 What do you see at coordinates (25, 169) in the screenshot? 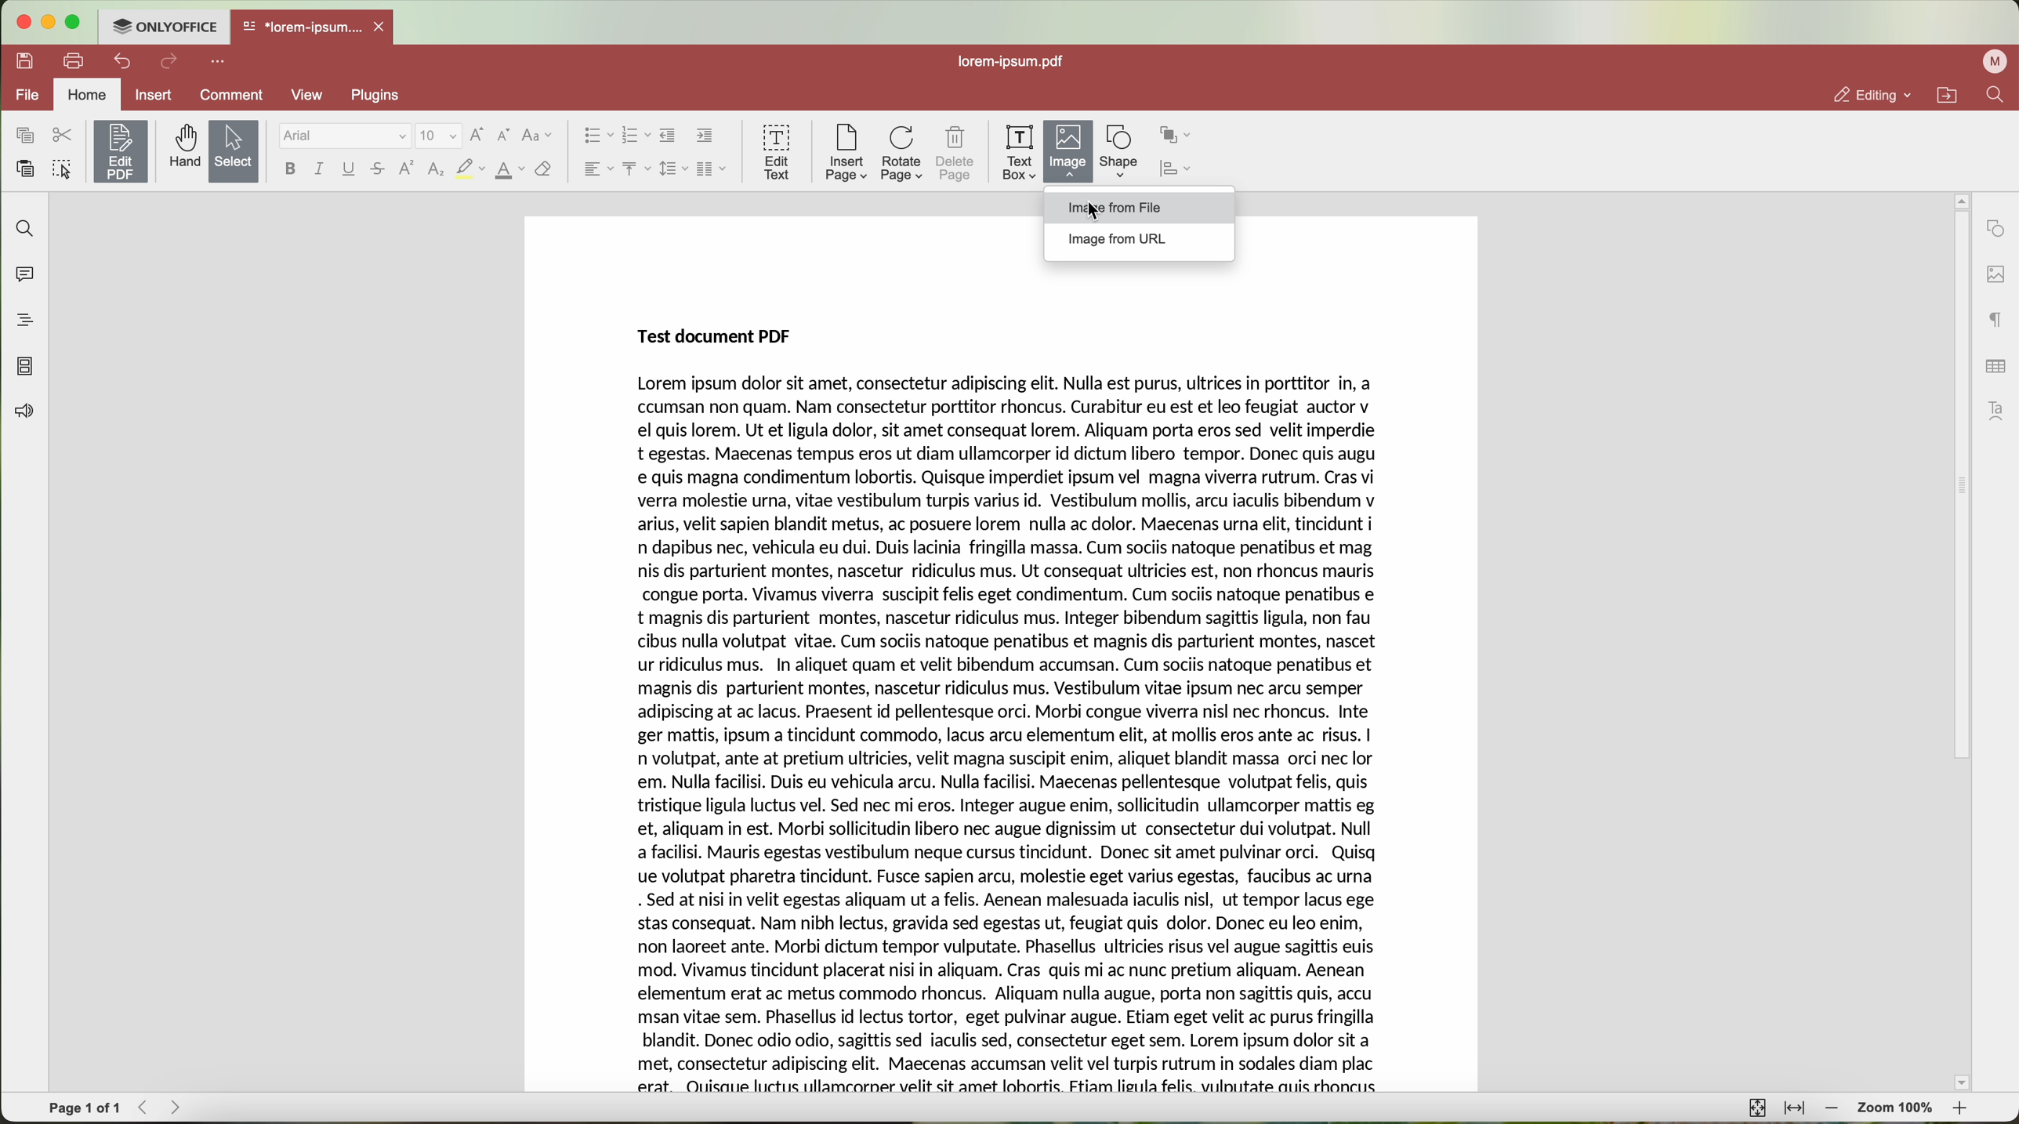
I see `paste` at bounding box center [25, 169].